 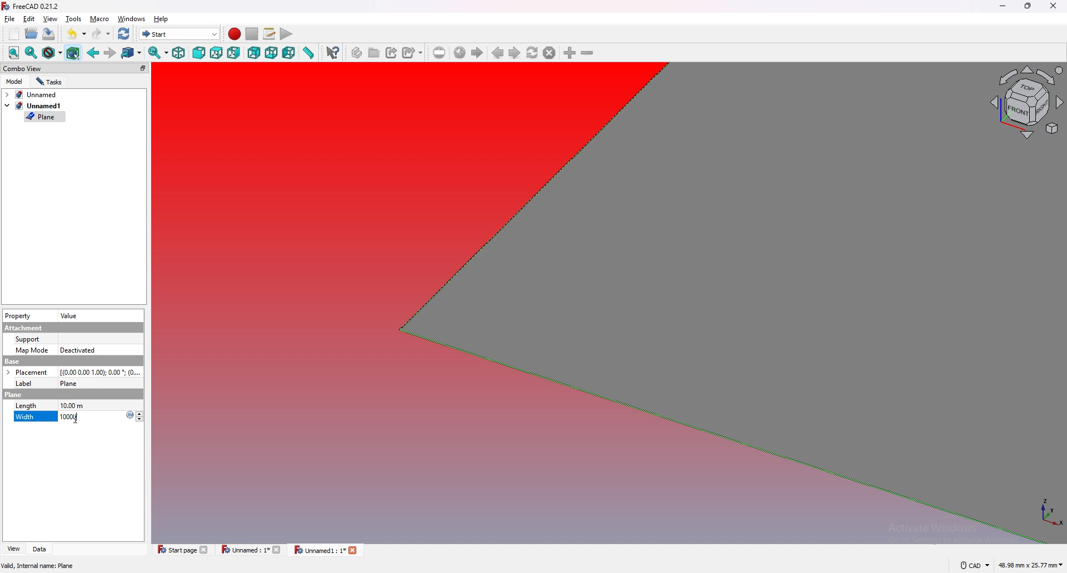 What do you see at coordinates (102, 371) in the screenshot?
I see `[(0.00 0.00 1.00); 0.00 degrees ; (0...` at bounding box center [102, 371].